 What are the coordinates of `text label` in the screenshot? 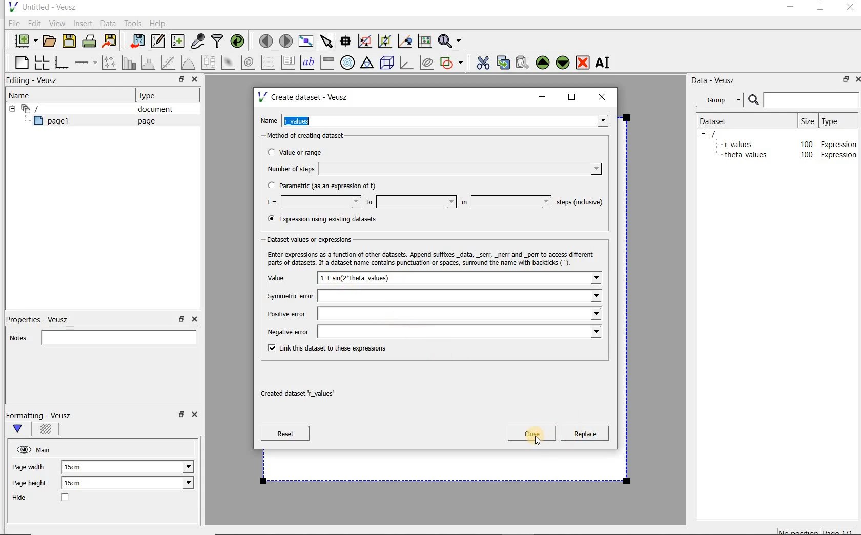 It's located at (309, 62).